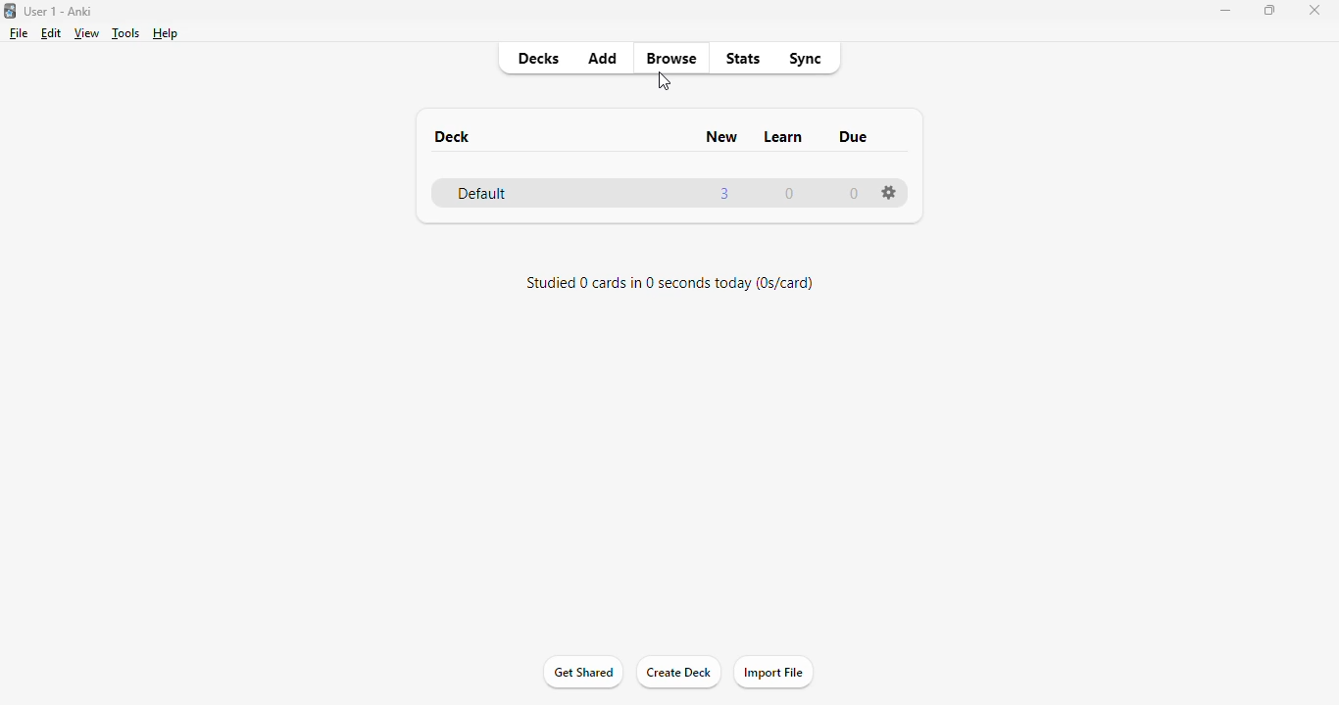 The width and height of the screenshot is (1339, 705). What do you see at coordinates (51, 33) in the screenshot?
I see `edit` at bounding box center [51, 33].